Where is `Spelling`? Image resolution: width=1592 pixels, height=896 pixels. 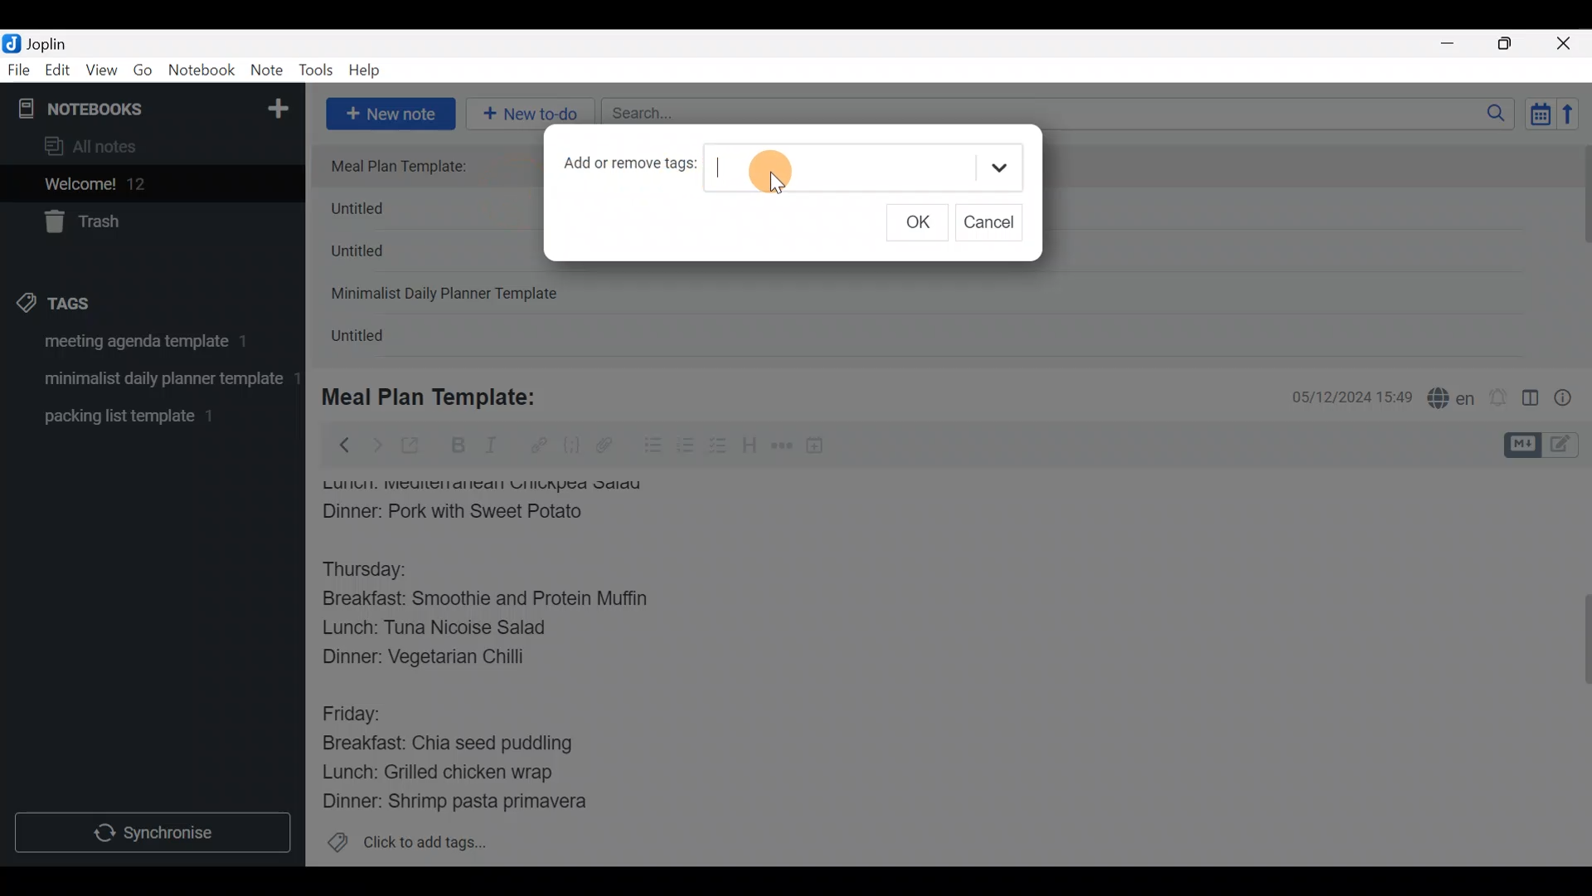
Spelling is located at coordinates (1452, 400).